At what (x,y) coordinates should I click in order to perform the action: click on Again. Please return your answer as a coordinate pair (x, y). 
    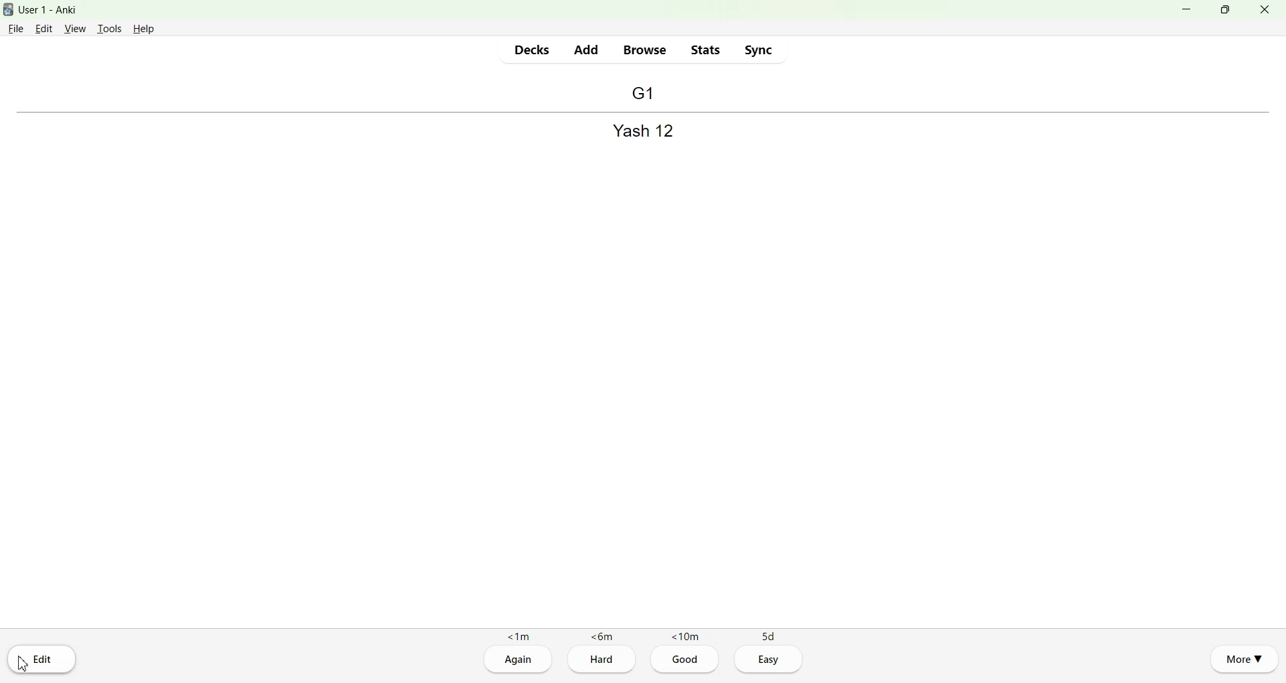
    Looking at the image, I should click on (518, 660).